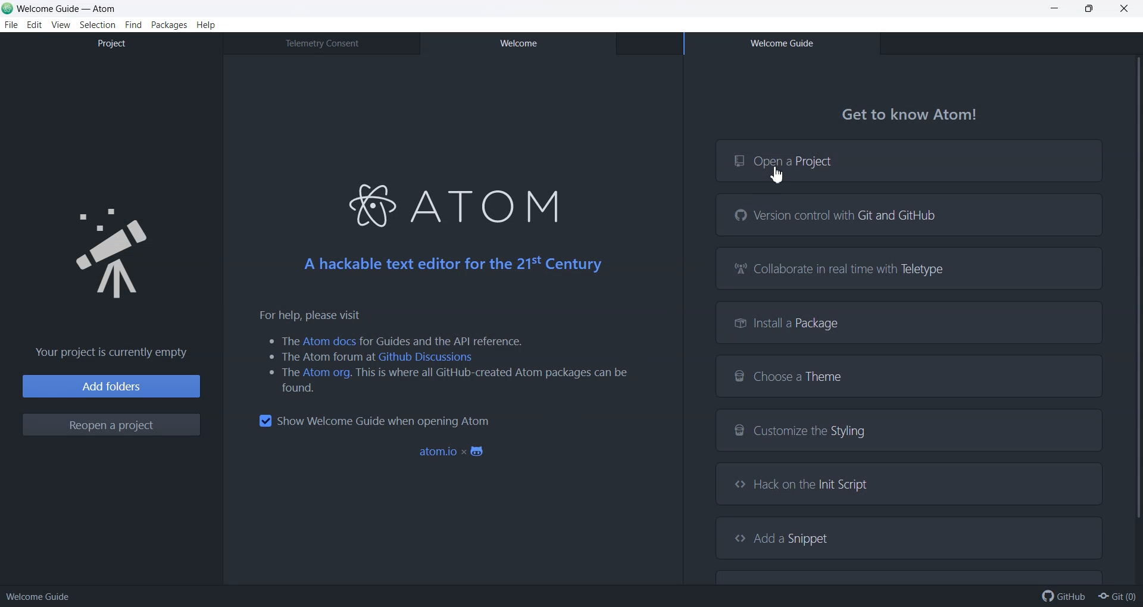 The width and height of the screenshot is (1143, 607). I want to click on Edit, so click(35, 25).